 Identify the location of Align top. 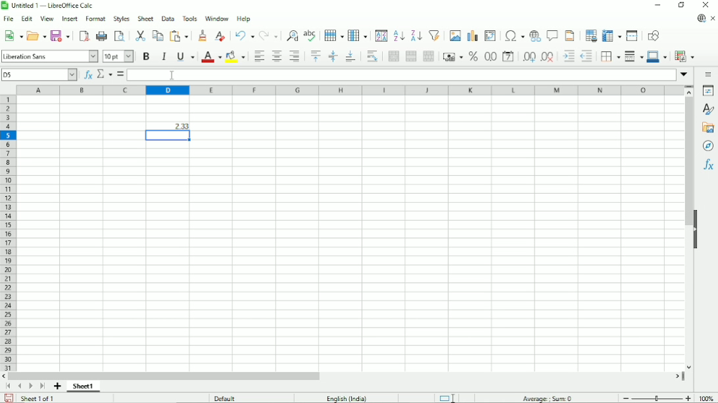
(316, 56).